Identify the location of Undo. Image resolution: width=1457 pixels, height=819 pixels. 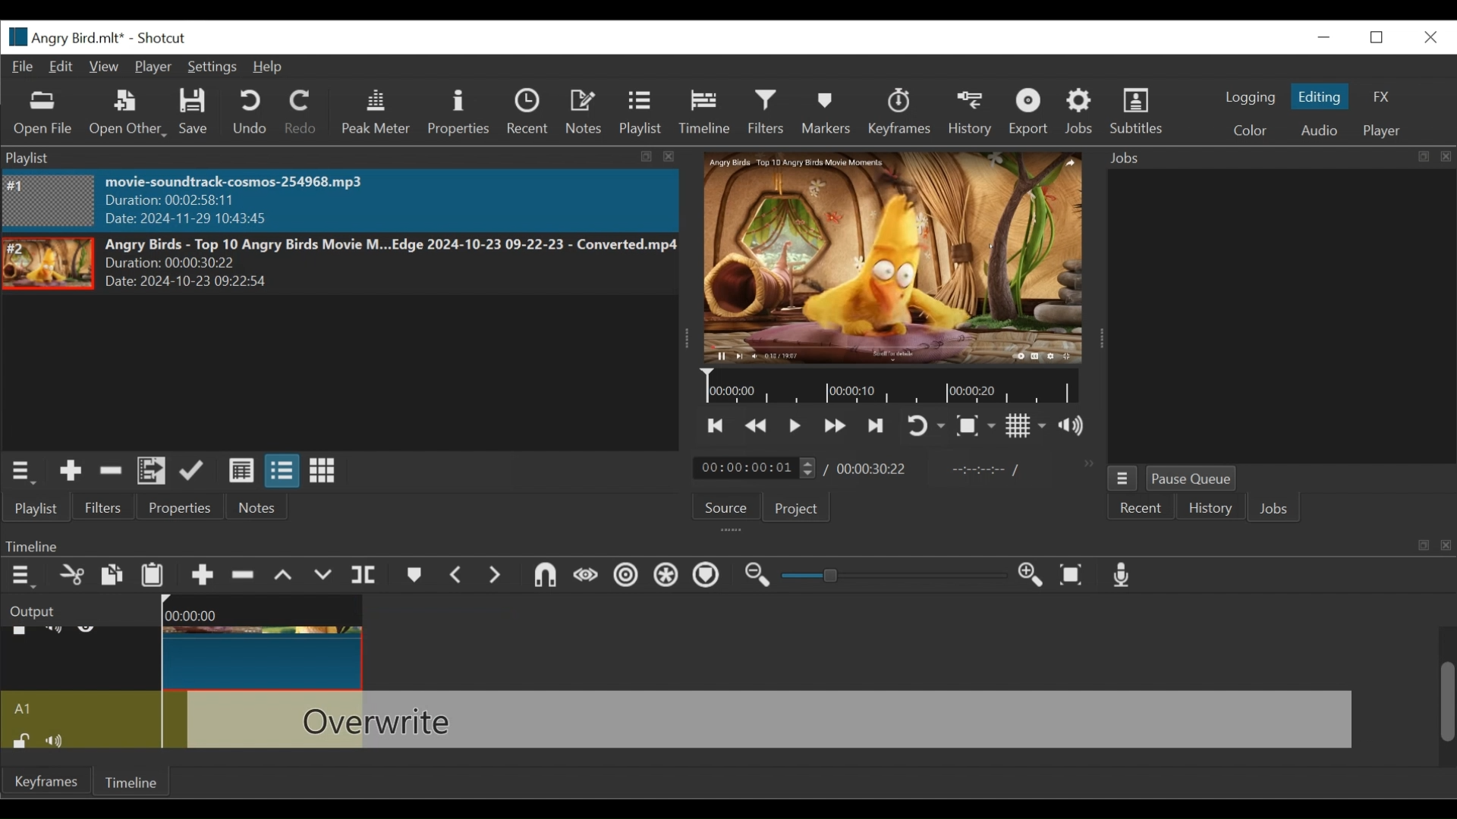
(251, 112).